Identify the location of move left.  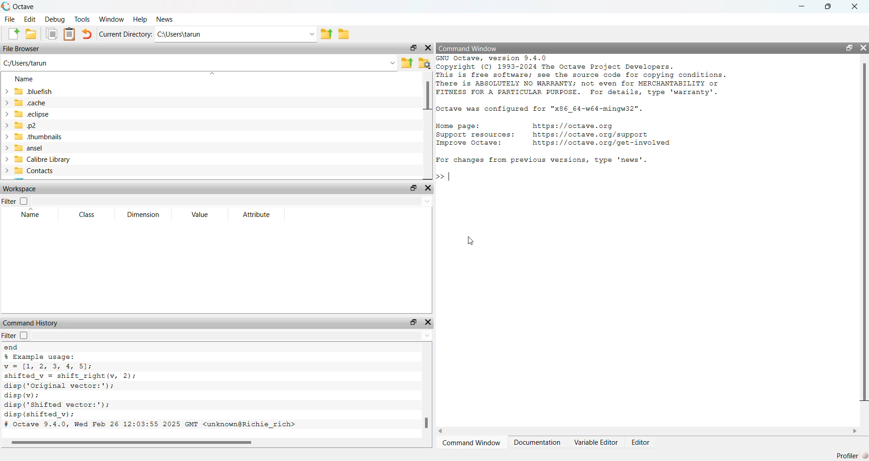
(445, 430).